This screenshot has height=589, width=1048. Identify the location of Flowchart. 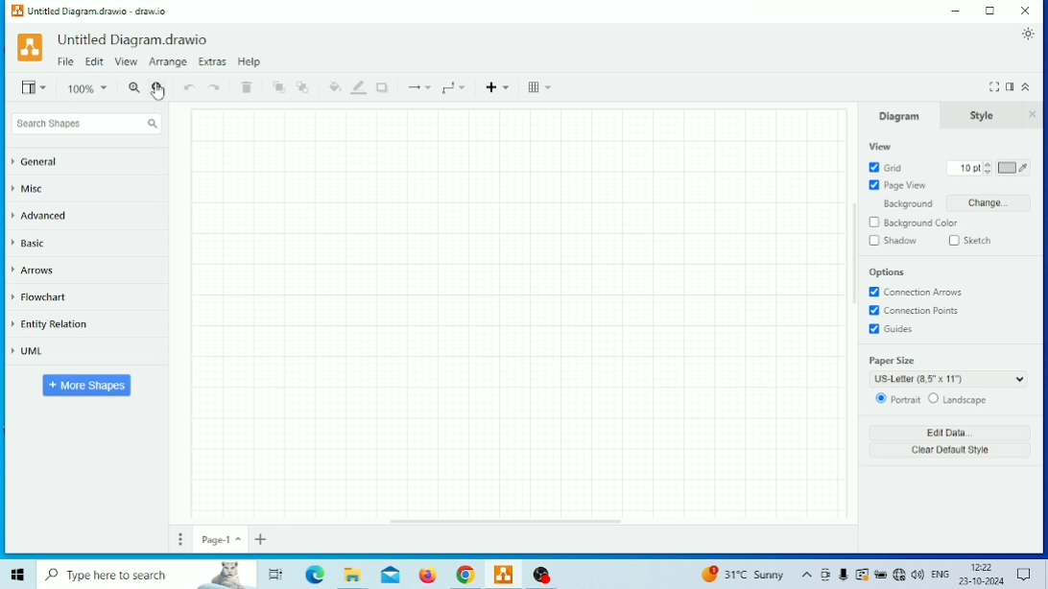
(39, 296).